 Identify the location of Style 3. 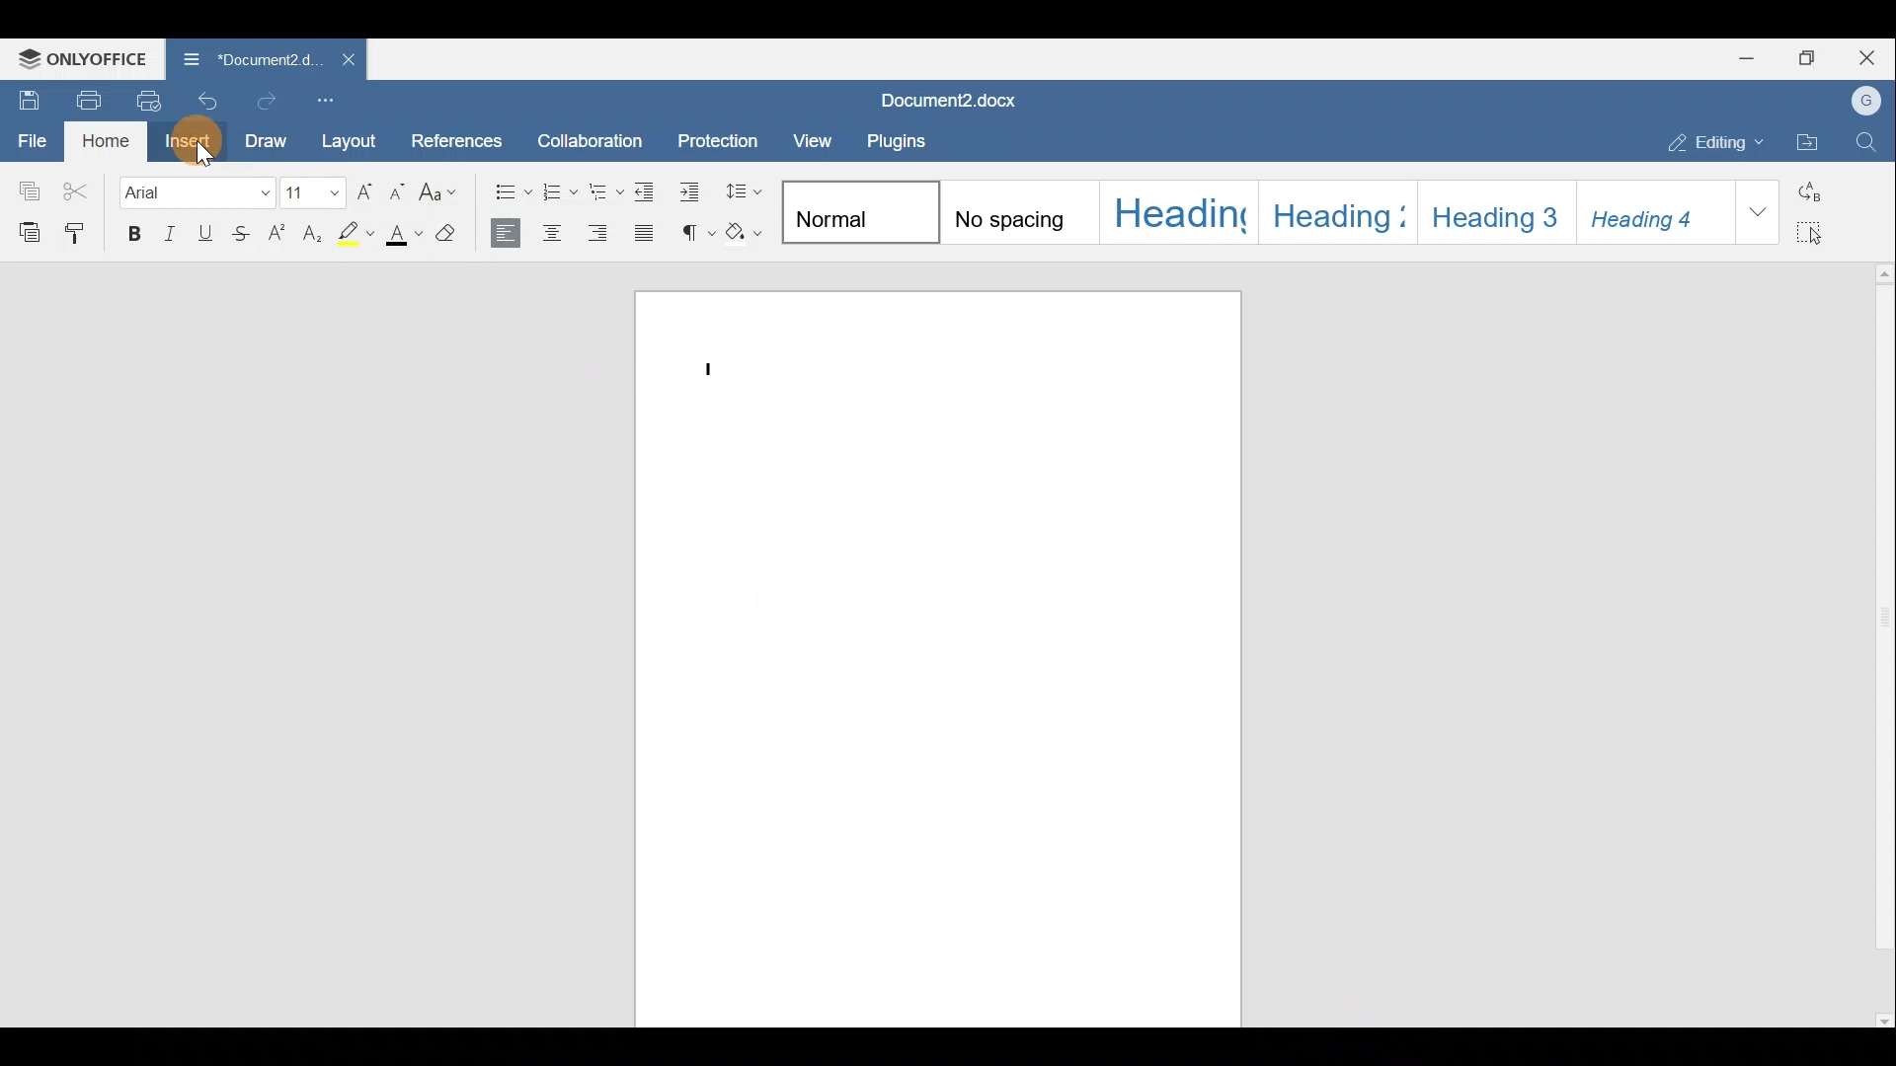
(1174, 212).